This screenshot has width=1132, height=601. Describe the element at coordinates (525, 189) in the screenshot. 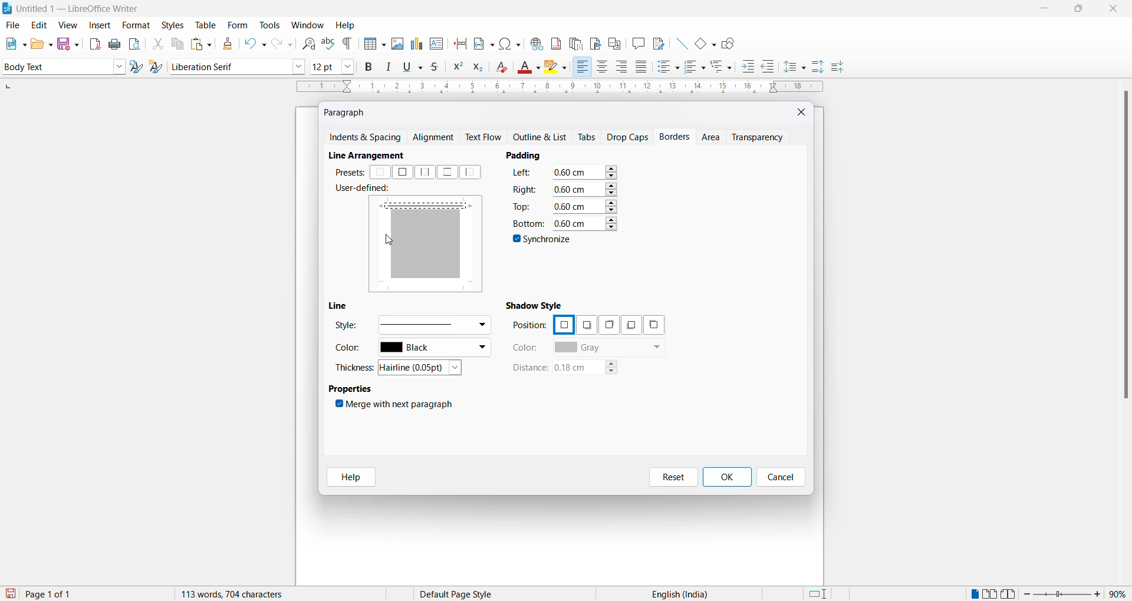

I see `right` at that location.